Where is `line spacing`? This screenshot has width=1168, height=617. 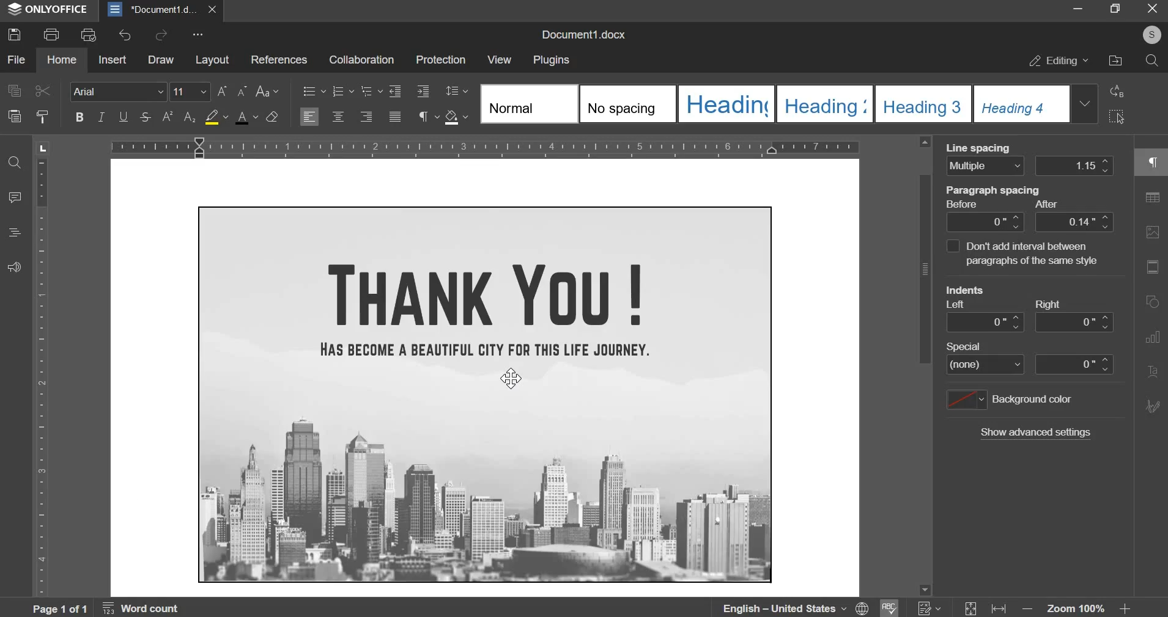 line spacing is located at coordinates (458, 90).